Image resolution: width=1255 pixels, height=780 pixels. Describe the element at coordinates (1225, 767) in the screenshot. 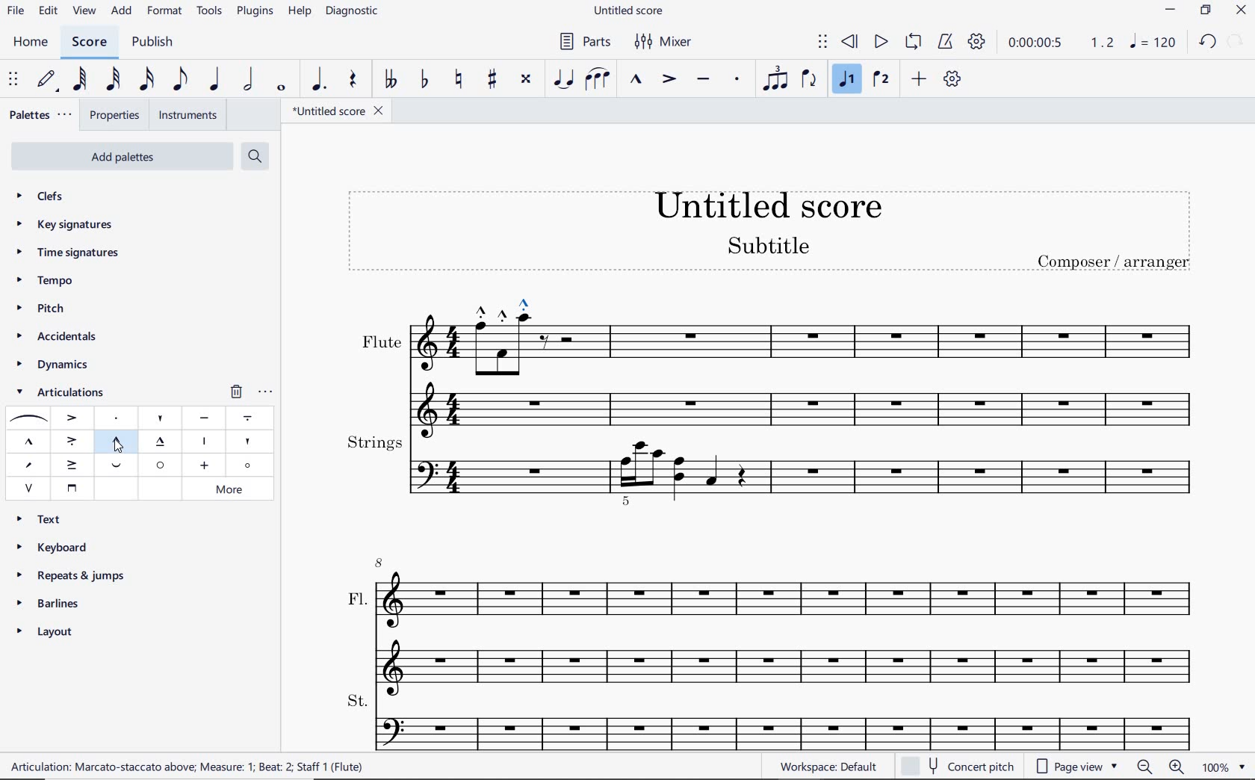

I see `zoom factor` at that location.